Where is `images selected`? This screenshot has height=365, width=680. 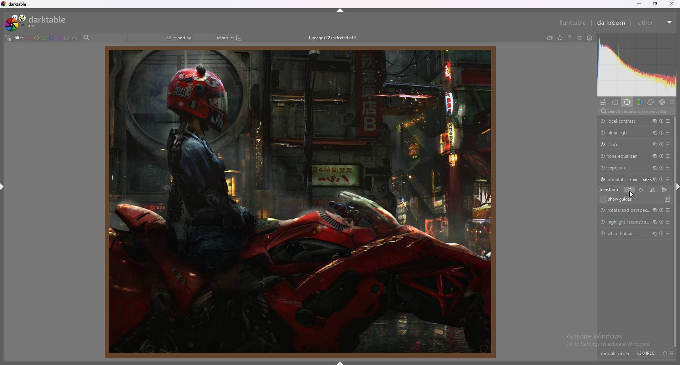 images selected is located at coordinates (333, 38).